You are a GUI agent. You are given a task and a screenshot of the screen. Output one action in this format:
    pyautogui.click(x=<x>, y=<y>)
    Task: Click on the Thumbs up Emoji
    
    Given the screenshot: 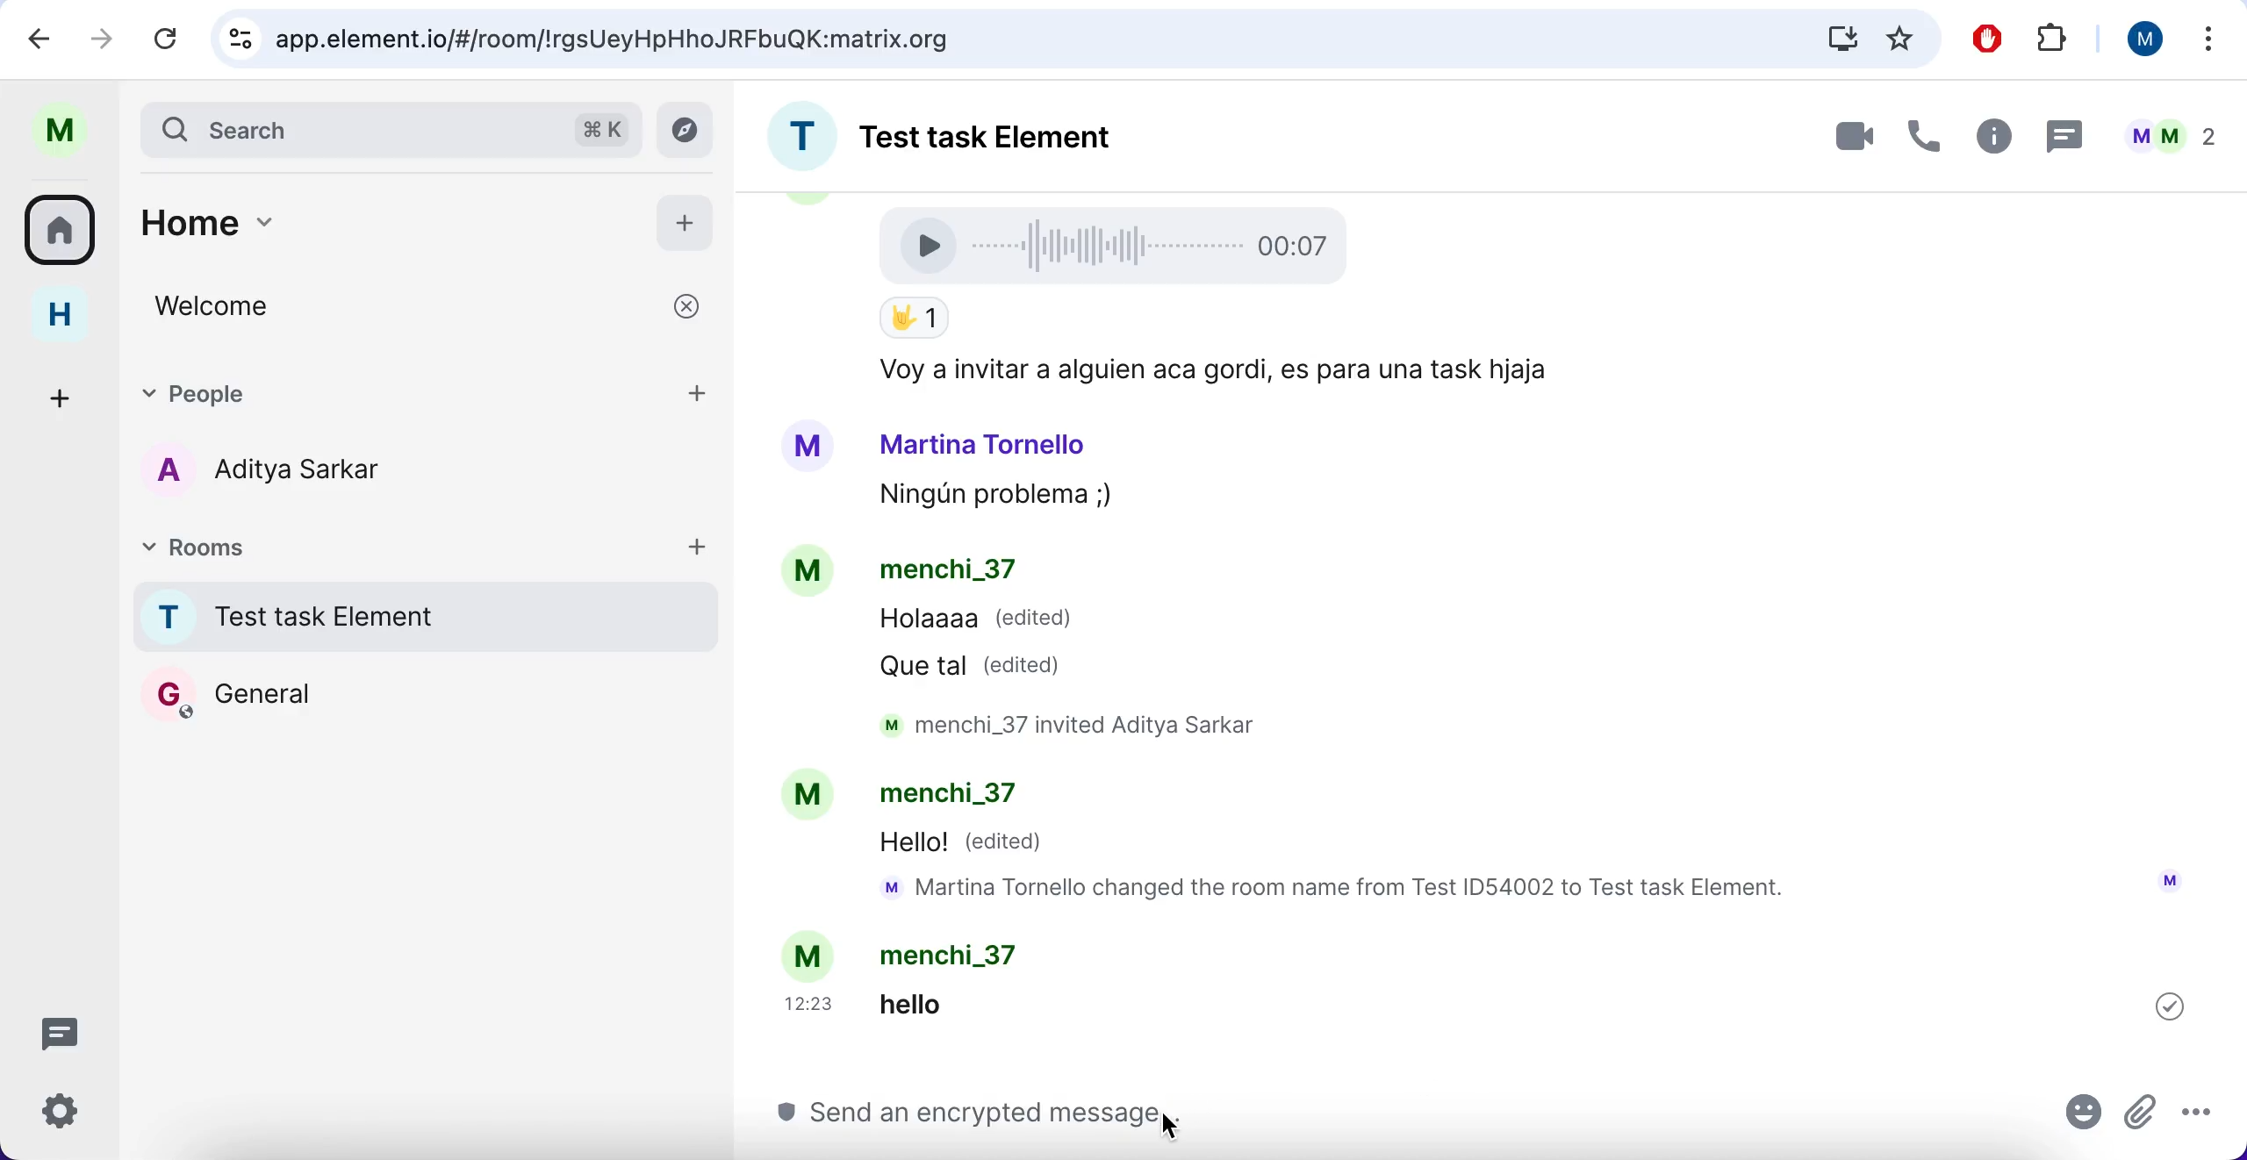 What is the action you would take?
    pyautogui.click(x=913, y=319)
    